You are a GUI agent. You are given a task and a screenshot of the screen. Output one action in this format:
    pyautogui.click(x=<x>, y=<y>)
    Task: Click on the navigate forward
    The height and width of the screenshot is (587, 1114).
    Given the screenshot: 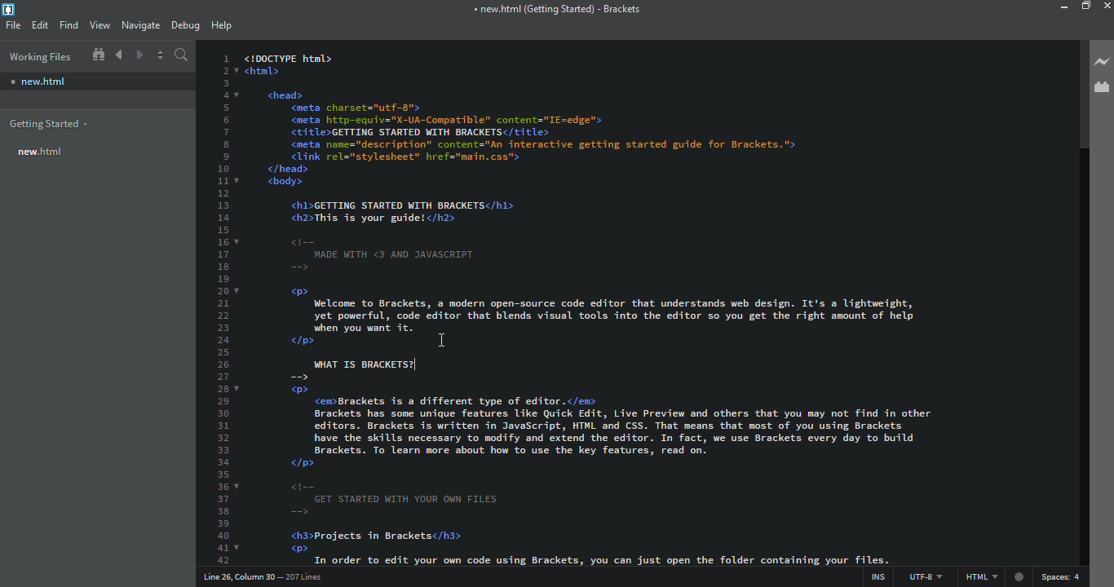 What is the action you would take?
    pyautogui.click(x=141, y=55)
    